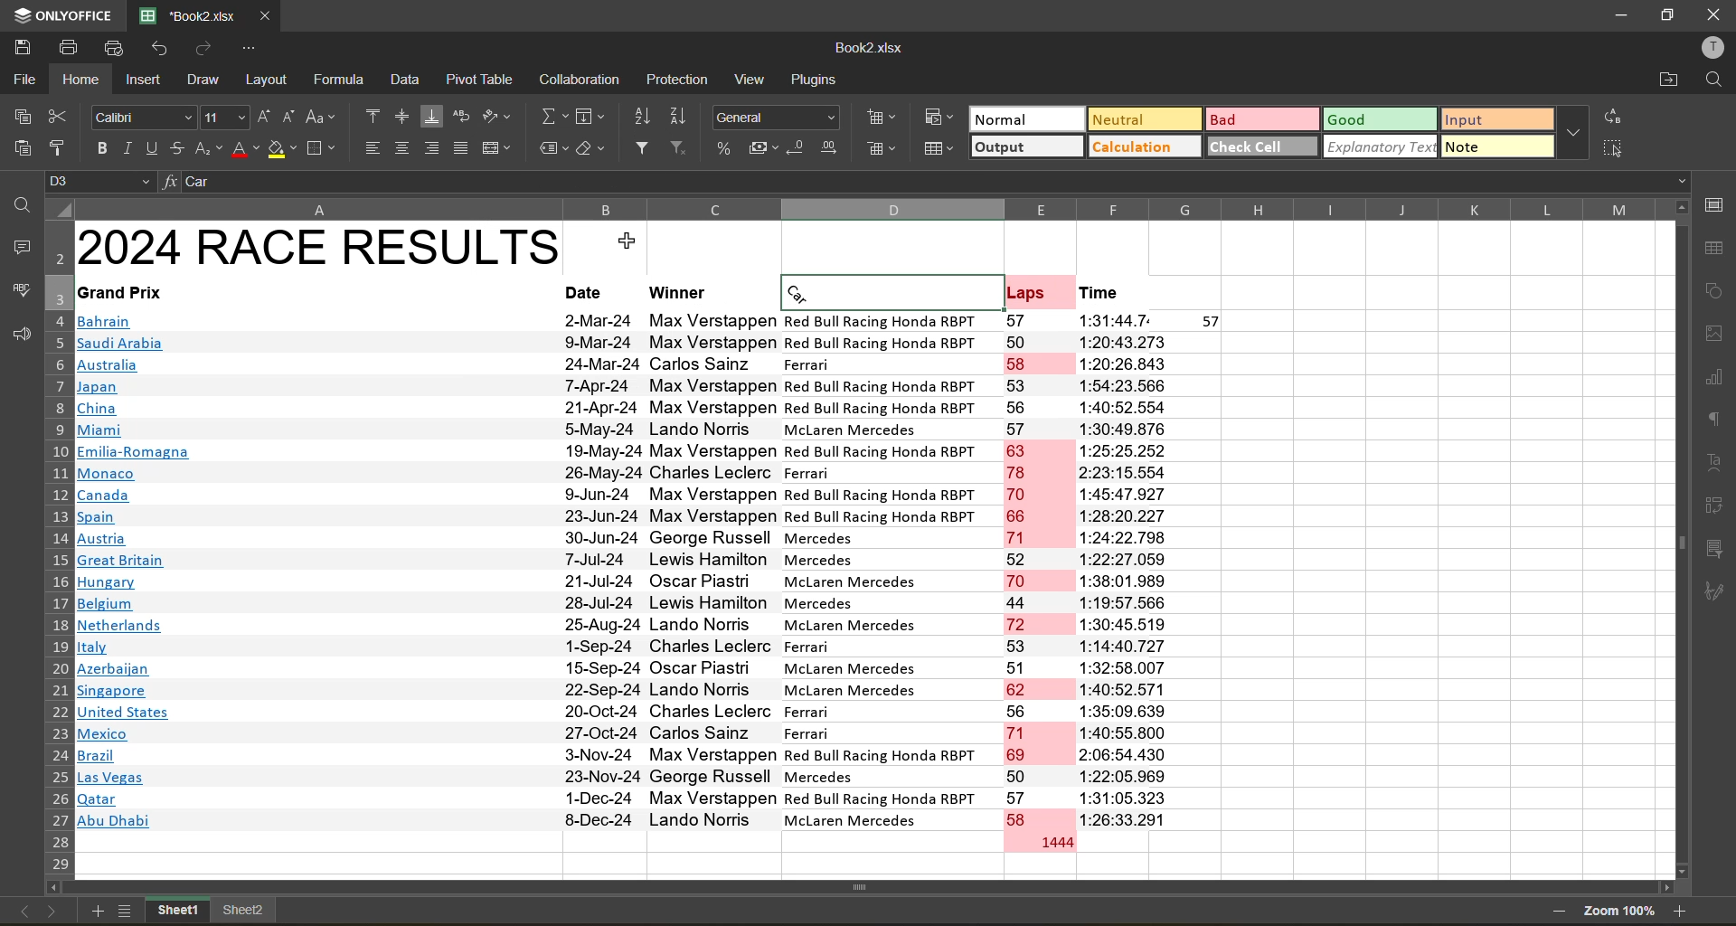 The image size is (1736, 926). I want to click on explanatory text, so click(1382, 149).